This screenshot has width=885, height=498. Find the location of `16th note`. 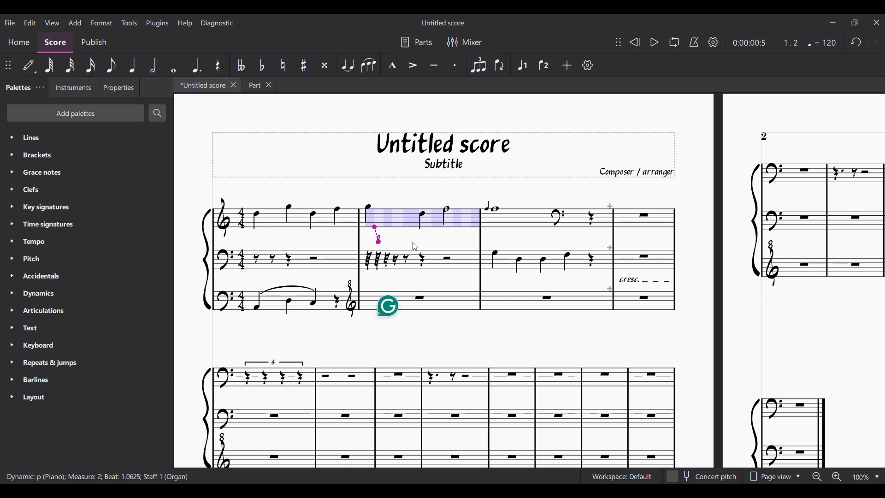

16th note is located at coordinates (90, 65).